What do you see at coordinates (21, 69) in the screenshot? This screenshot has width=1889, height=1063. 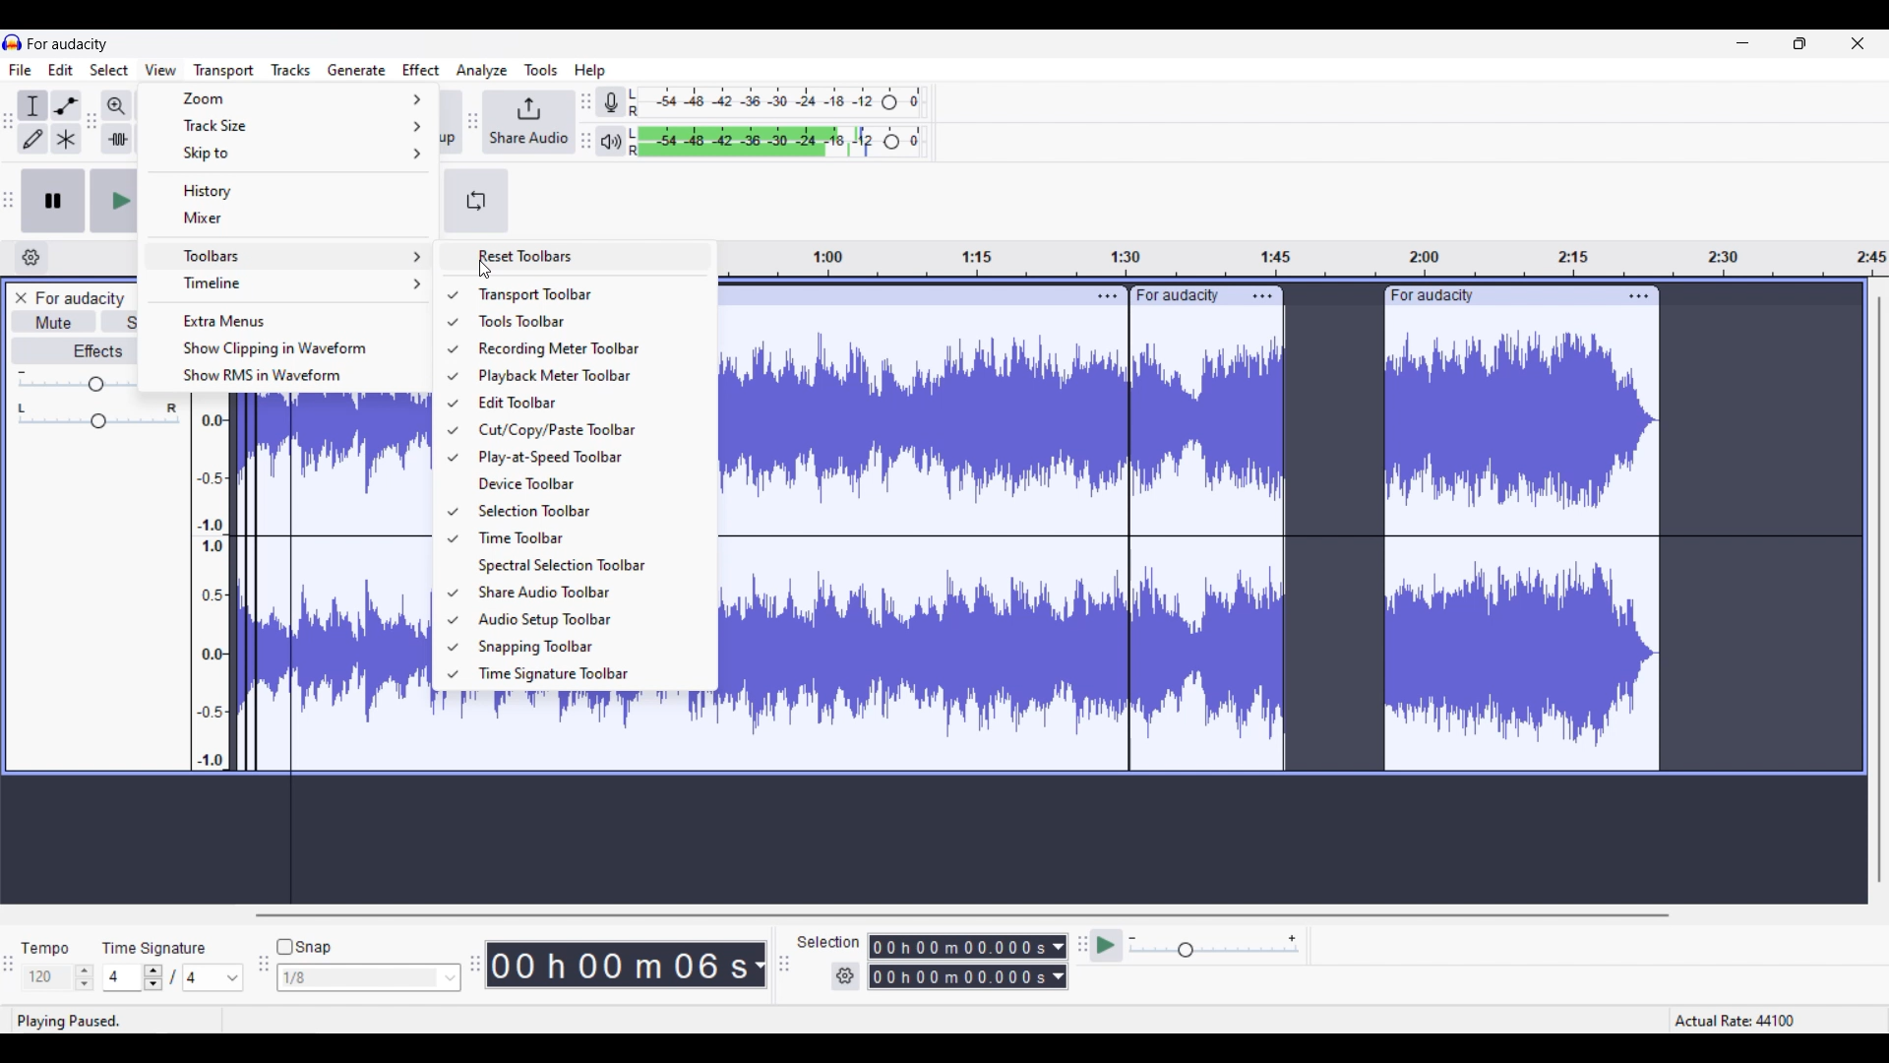 I see `File menu` at bounding box center [21, 69].